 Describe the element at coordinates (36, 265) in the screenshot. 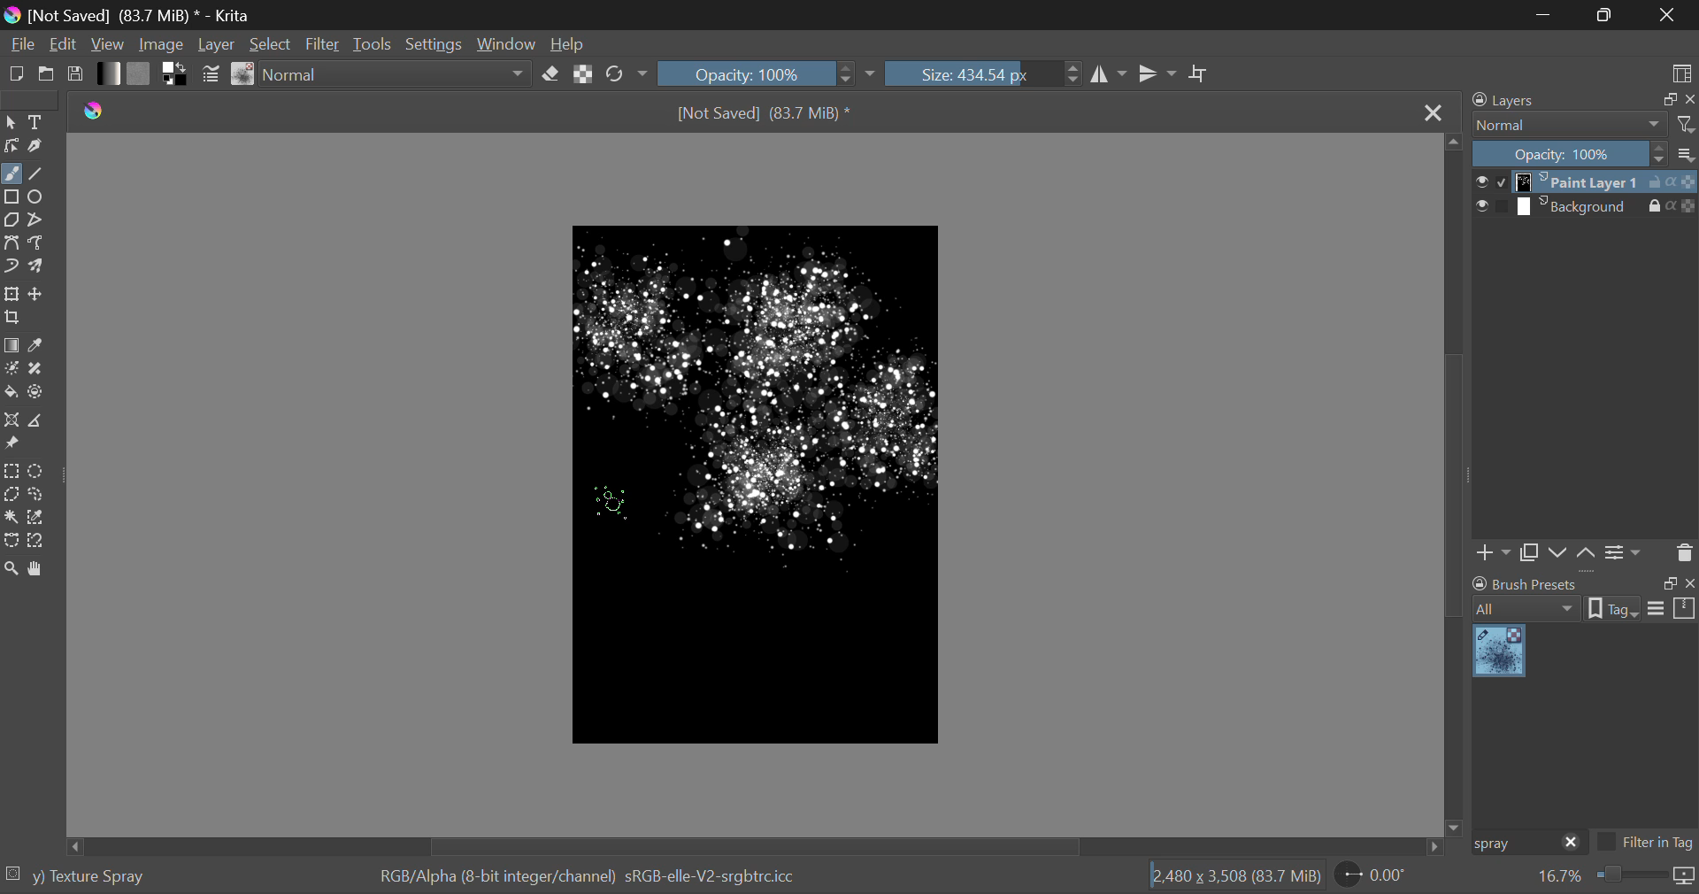

I see `Multibrush` at that location.